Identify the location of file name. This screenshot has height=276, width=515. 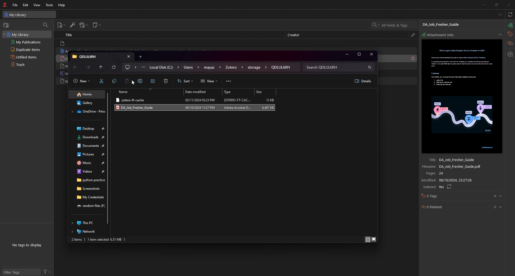
(446, 24).